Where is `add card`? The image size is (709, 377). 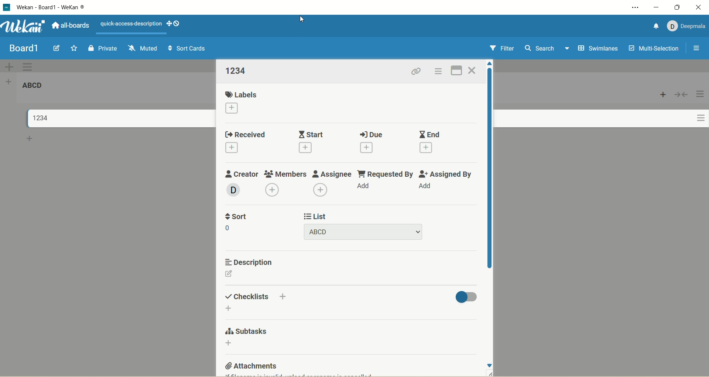
add card is located at coordinates (31, 138).